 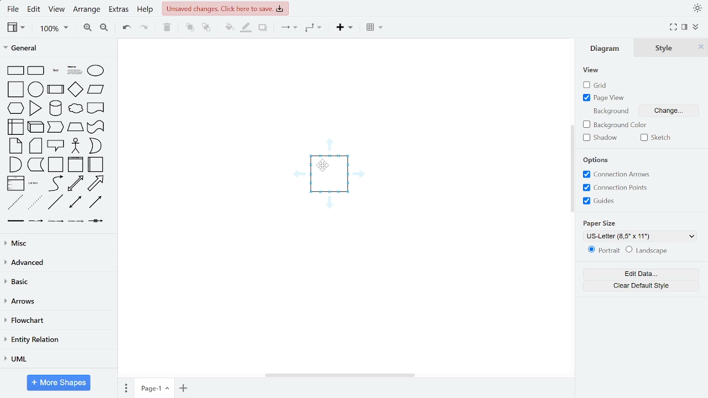 I want to click on general shapes, so click(x=34, y=202).